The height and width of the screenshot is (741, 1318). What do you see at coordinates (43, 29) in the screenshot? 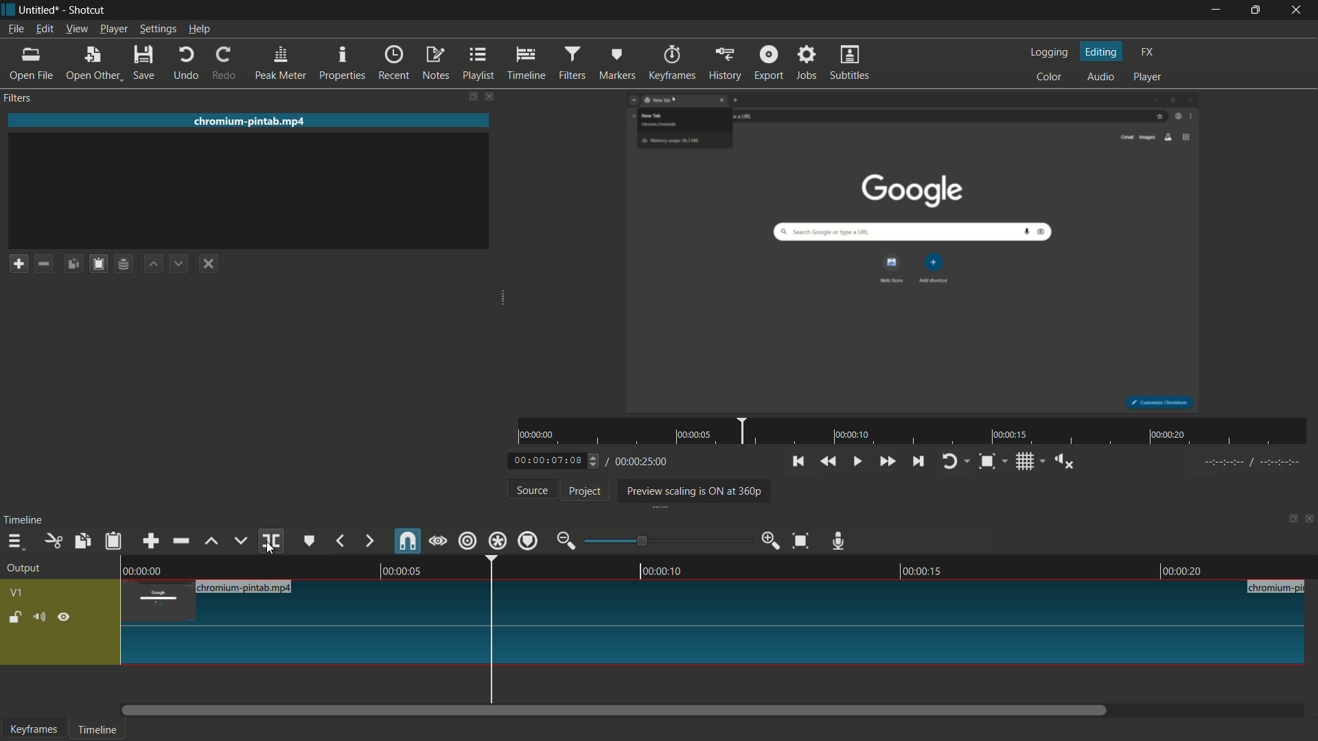
I see `edit menu` at bounding box center [43, 29].